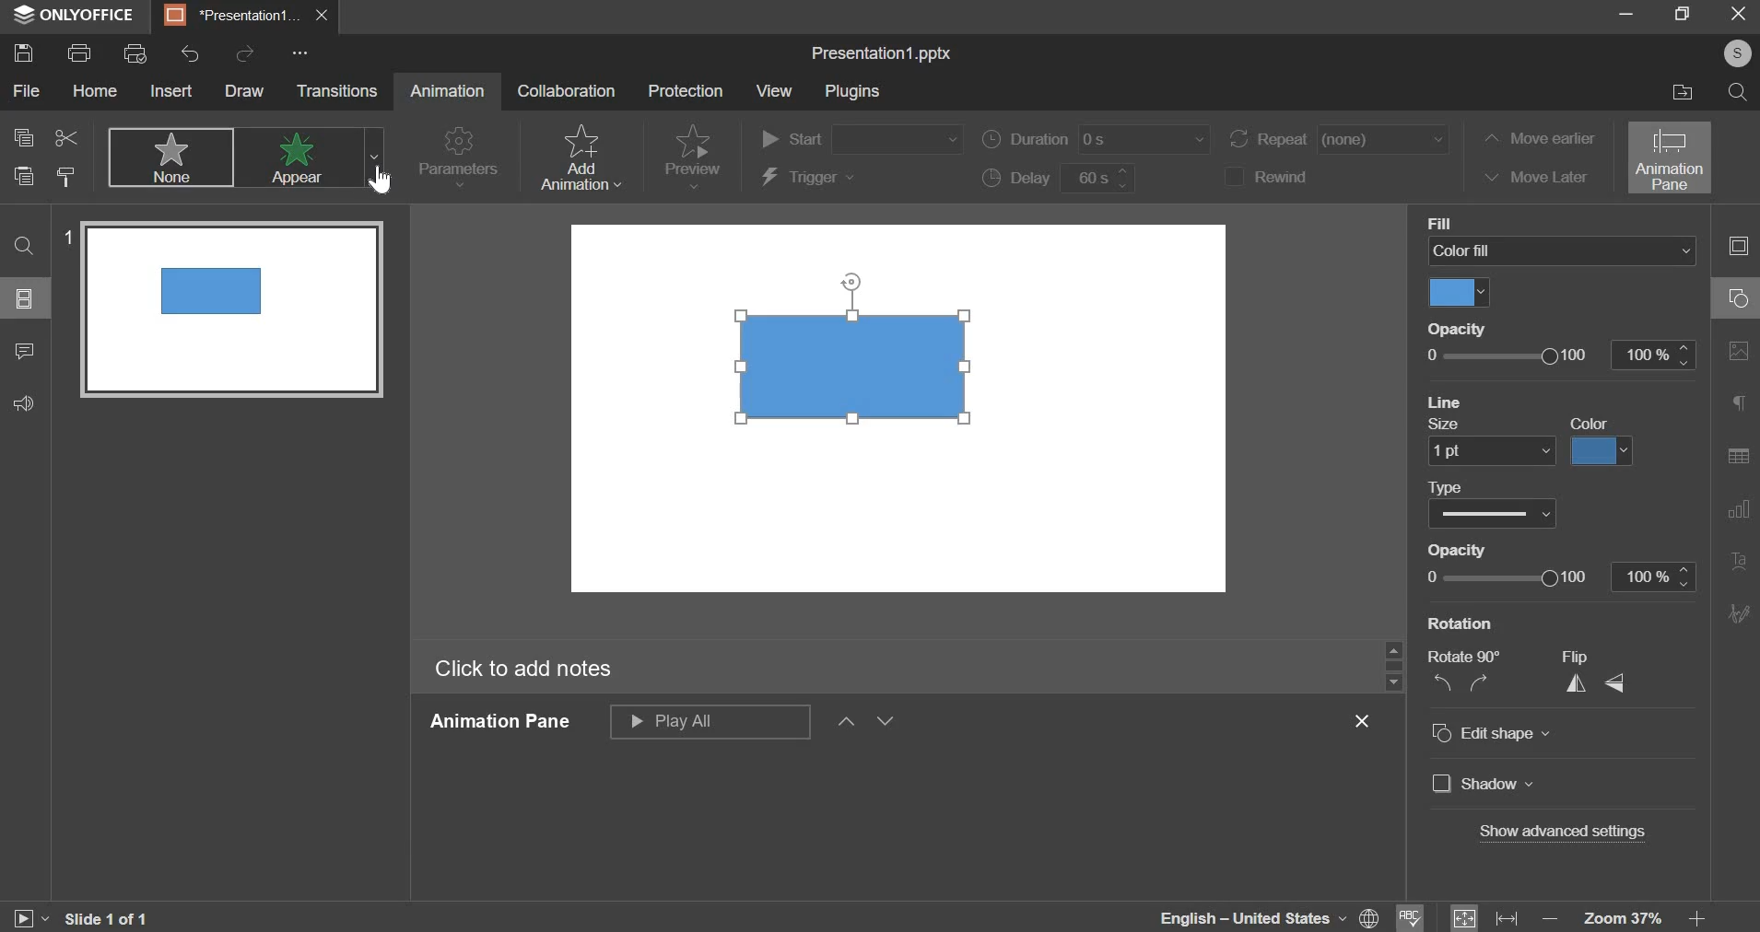  Describe the element at coordinates (1573, 686) in the screenshot. I see `flip horizontally` at that location.